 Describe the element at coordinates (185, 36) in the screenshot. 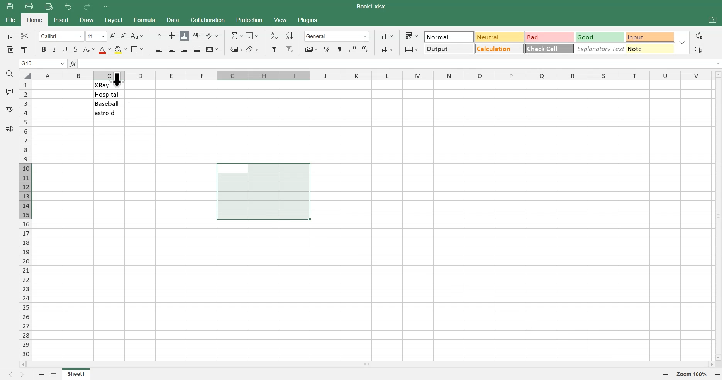

I see `Align Bottom` at that location.